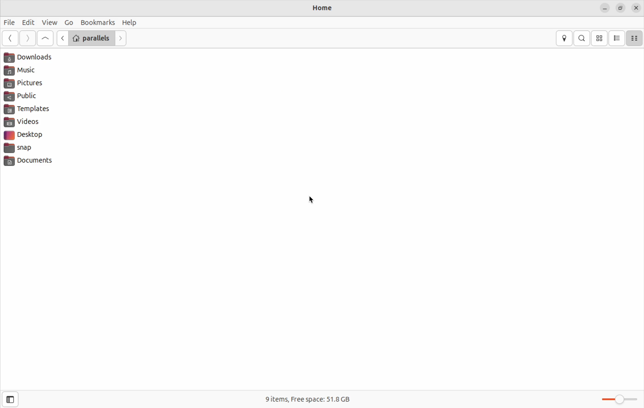 Image resolution: width=644 pixels, height=408 pixels. Describe the element at coordinates (68, 22) in the screenshot. I see `go` at that location.